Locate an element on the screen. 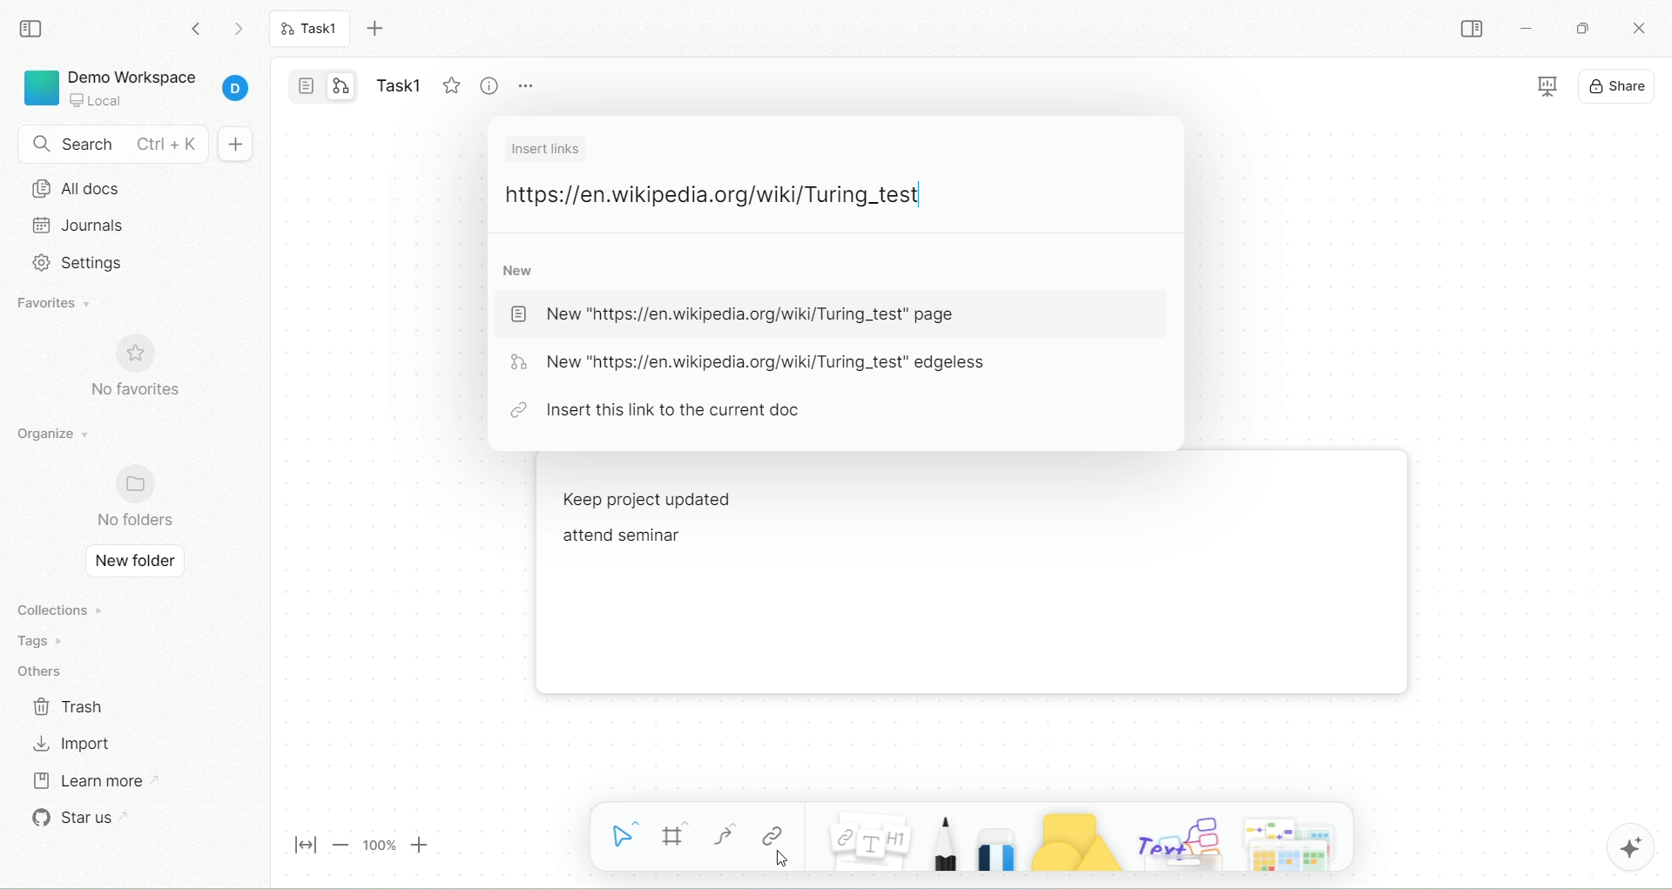 The height and width of the screenshot is (890, 1672). URL for edgeless mode -   New "https://en.wikipedia.org/wiki/Turing_test" edgeless is located at coordinates (753, 362).